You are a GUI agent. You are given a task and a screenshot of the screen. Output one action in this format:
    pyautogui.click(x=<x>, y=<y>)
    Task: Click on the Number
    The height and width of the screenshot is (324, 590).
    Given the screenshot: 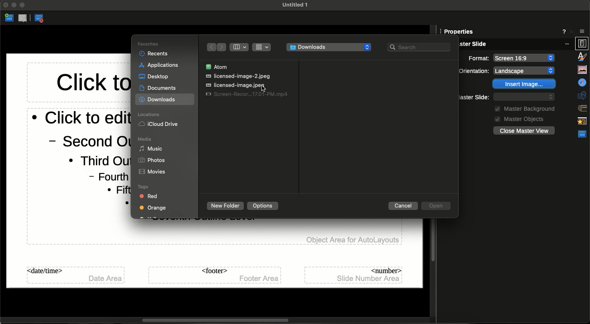 What is the action you would take?
    pyautogui.click(x=354, y=274)
    